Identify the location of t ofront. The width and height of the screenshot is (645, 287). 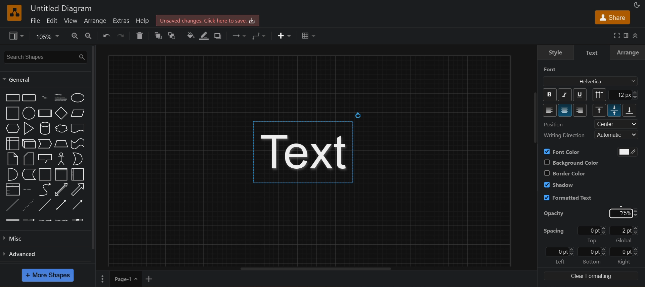
(174, 35).